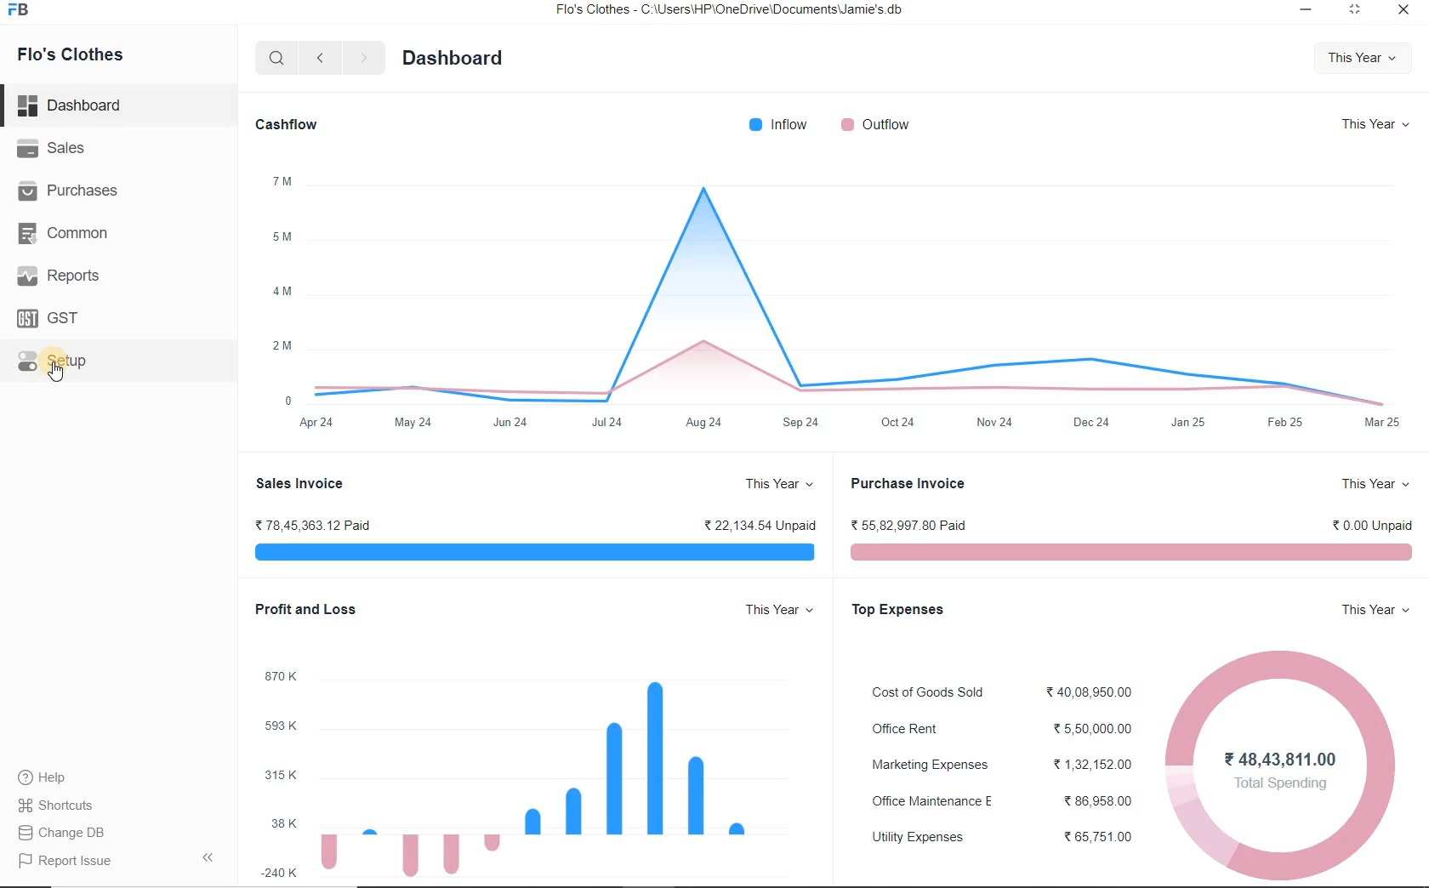  Describe the element at coordinates (212, 856) in the screenshot. I see `Arrow` at that location.